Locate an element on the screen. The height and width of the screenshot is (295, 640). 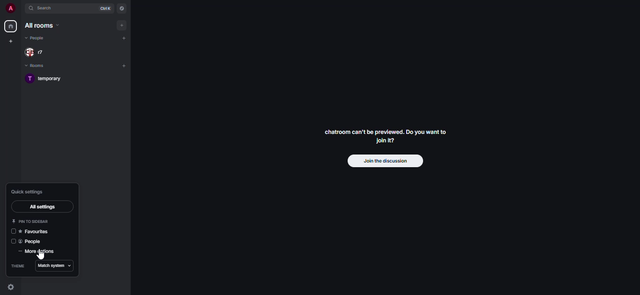
add is located at coordinates (125, 38).